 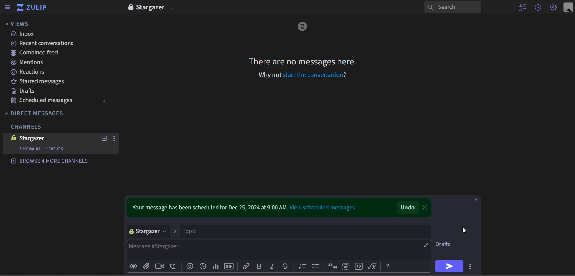 What do you see at coordinates (160, 267) in the screenshot?
I see `add video call` at bounding box center [160, 267].